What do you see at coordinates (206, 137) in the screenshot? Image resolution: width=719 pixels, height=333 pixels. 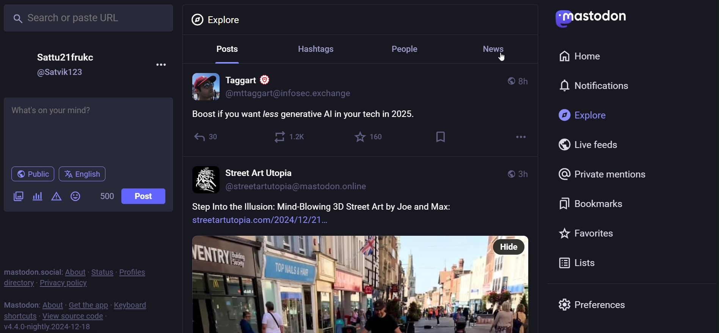 I see `reply` at bounding box center [206, 137].